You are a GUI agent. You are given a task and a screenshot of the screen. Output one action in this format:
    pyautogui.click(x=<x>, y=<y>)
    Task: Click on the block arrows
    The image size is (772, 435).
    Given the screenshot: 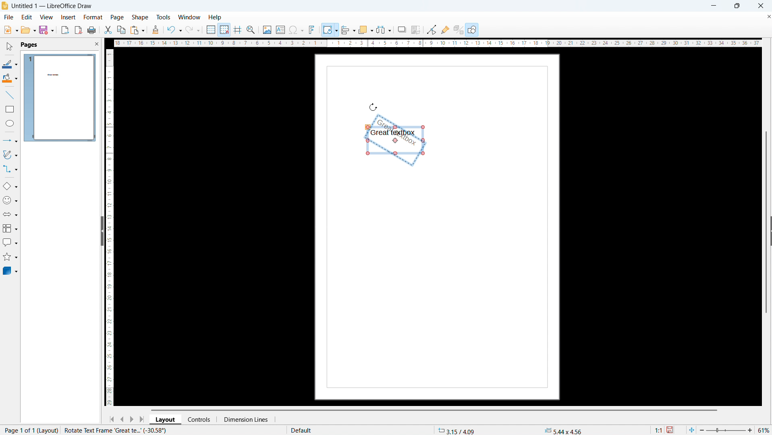 What is the action you would take?
    pyautogui.click(x=10, y=214)
    